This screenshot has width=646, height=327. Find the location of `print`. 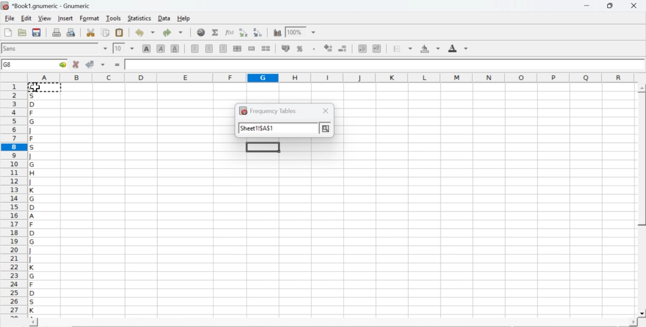

print is located at coordinates (57, 32).